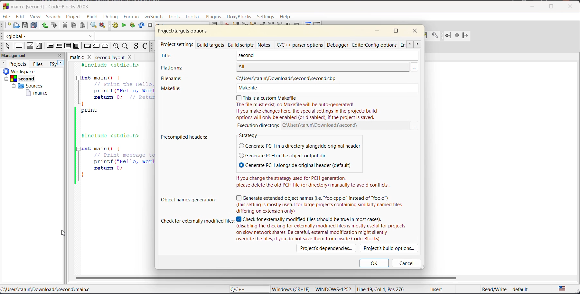 Image resolution: width=580 pixels, height=294 pixels. I want to click on this is a custom makefile, so click(310, 107).